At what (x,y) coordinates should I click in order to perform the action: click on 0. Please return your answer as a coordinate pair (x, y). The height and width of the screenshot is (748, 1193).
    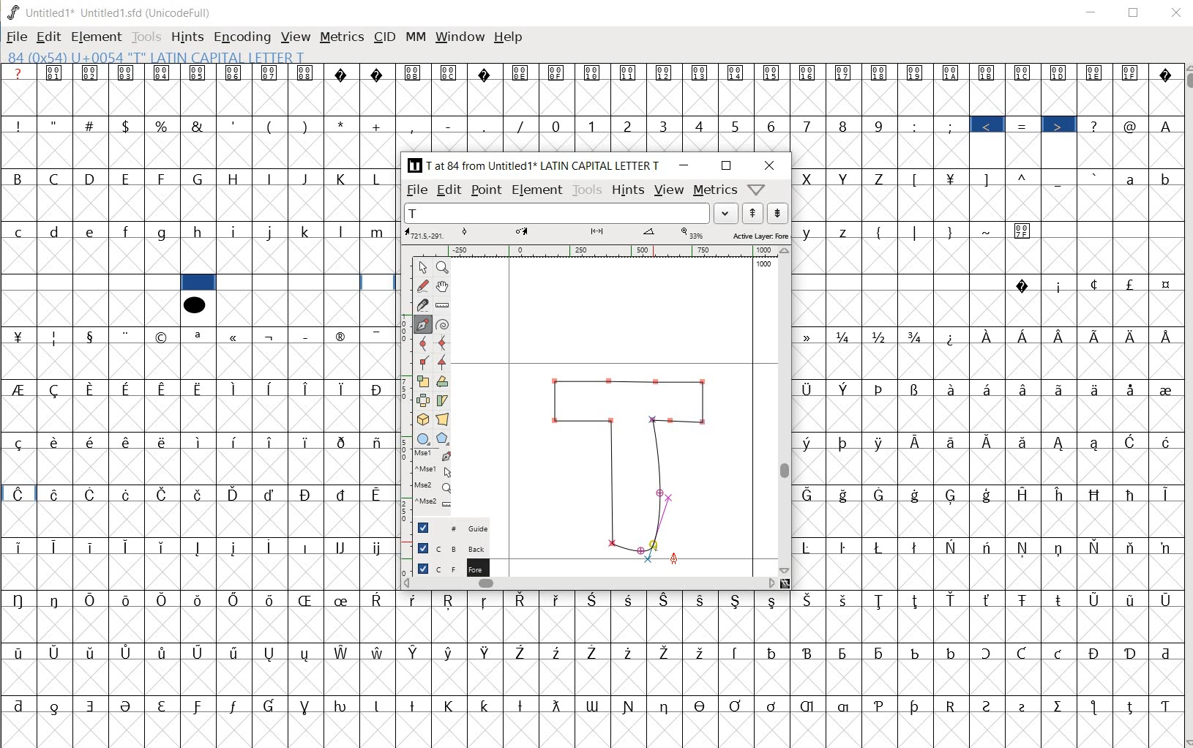
    Looking at the image, I should click on (558, 126).